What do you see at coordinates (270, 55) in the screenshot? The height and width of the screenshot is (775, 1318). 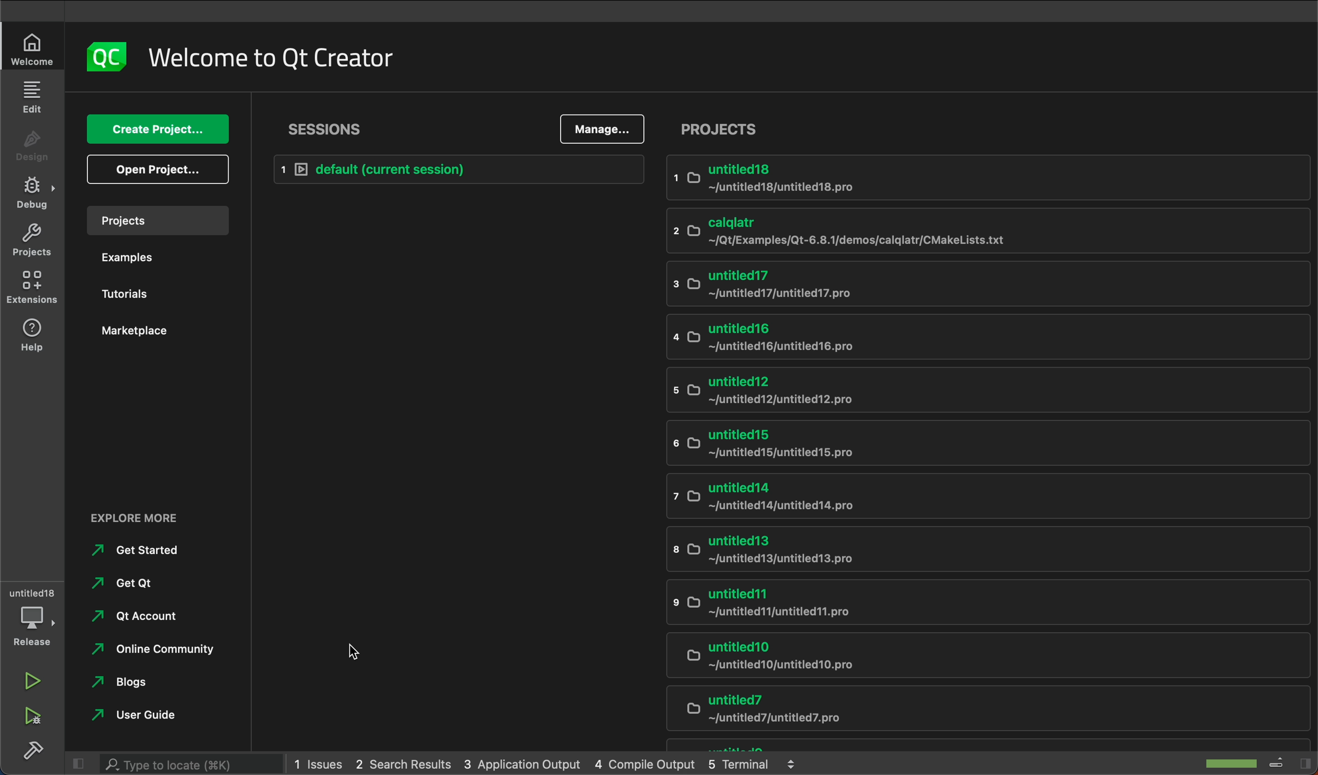 I see `welcome` at bounding box center [270, 55].